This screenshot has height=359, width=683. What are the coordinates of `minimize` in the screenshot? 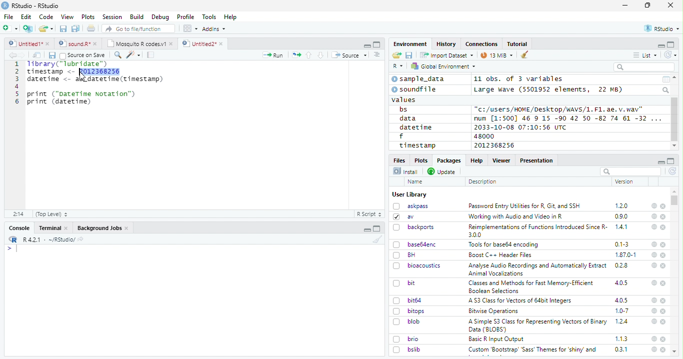 It's located at (368, 228).